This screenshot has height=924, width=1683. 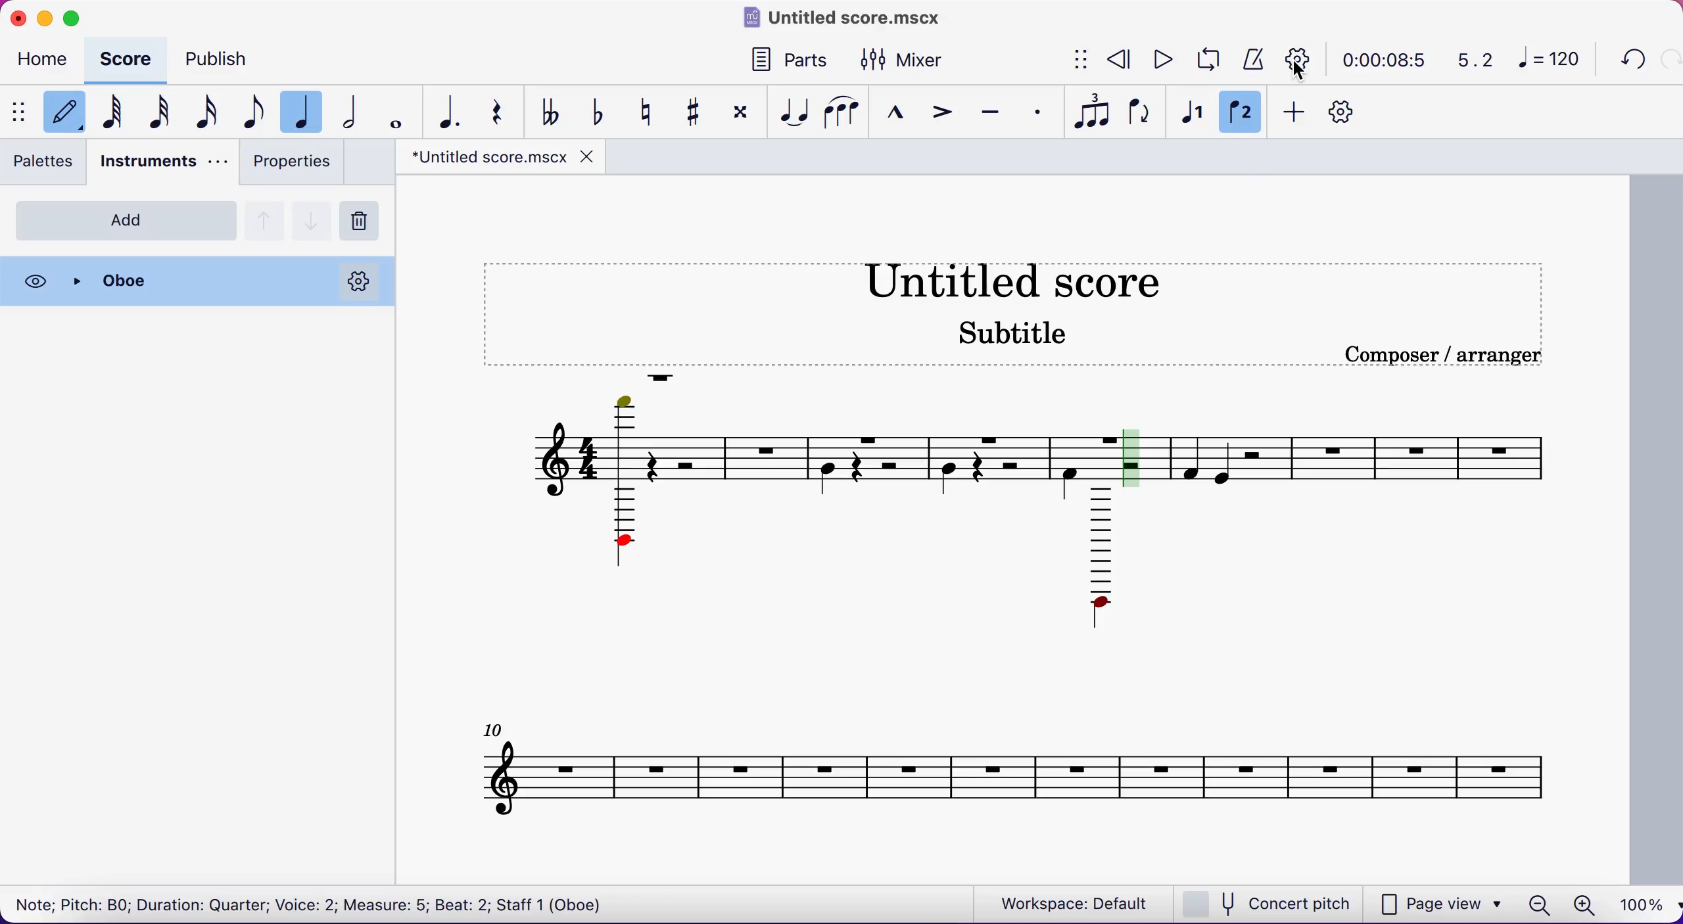 I want to click on metronome, so click(x=1254, y=58).